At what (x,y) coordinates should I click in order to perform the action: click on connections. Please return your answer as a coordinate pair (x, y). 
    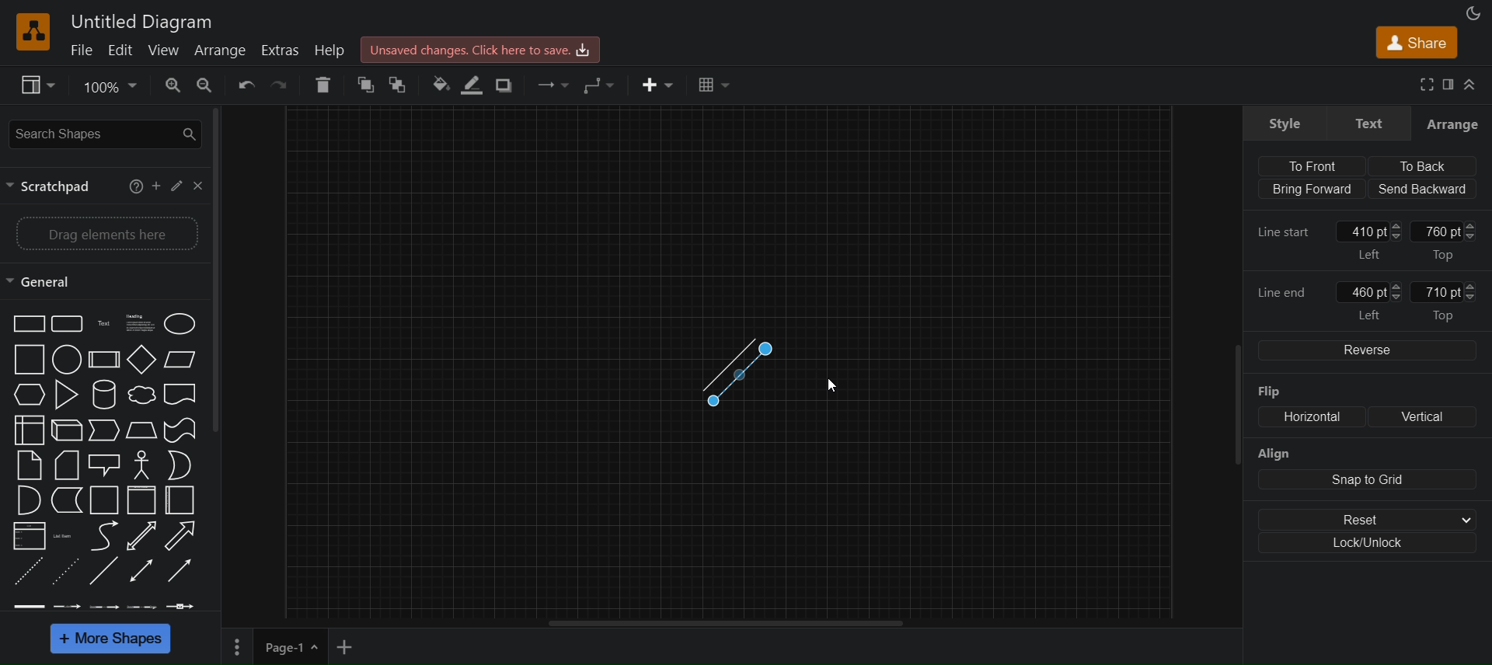
    Looking at the image, I should click on (552, 83).